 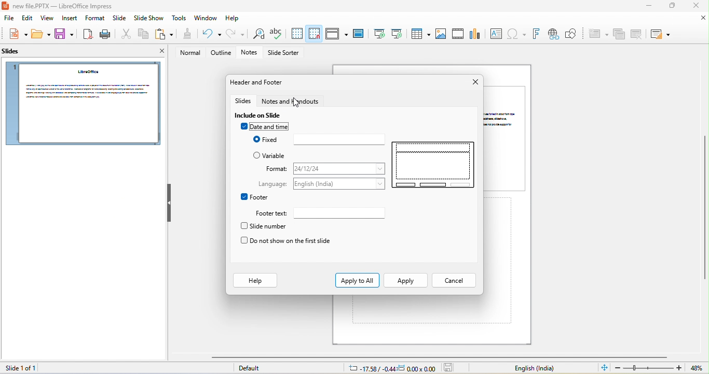 What do you see at coordinates (339, 184) in the screenshot?
I see `language` at bounding box center [339, 184].